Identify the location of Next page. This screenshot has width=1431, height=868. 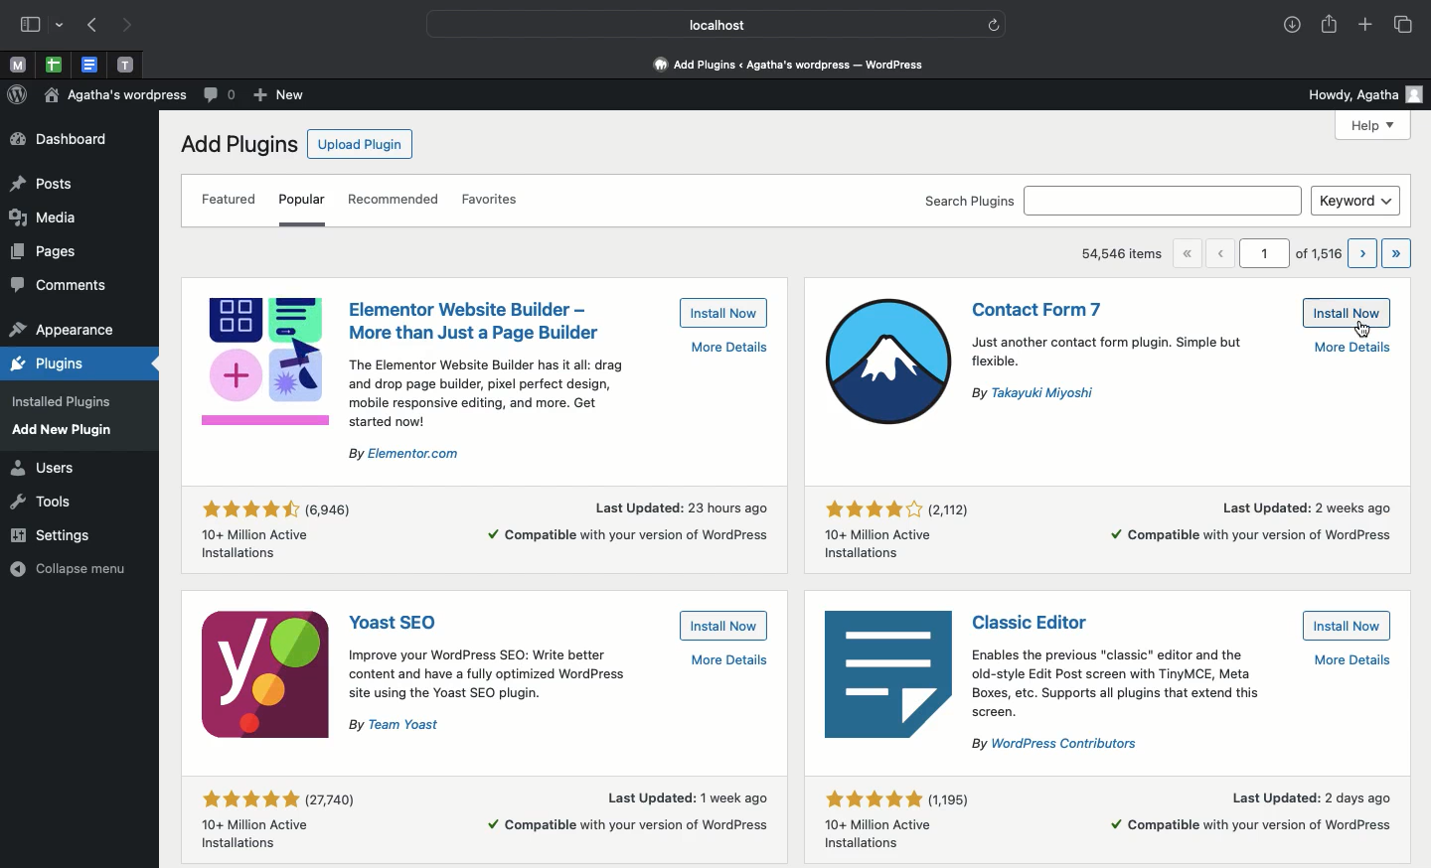
(1362, 253).